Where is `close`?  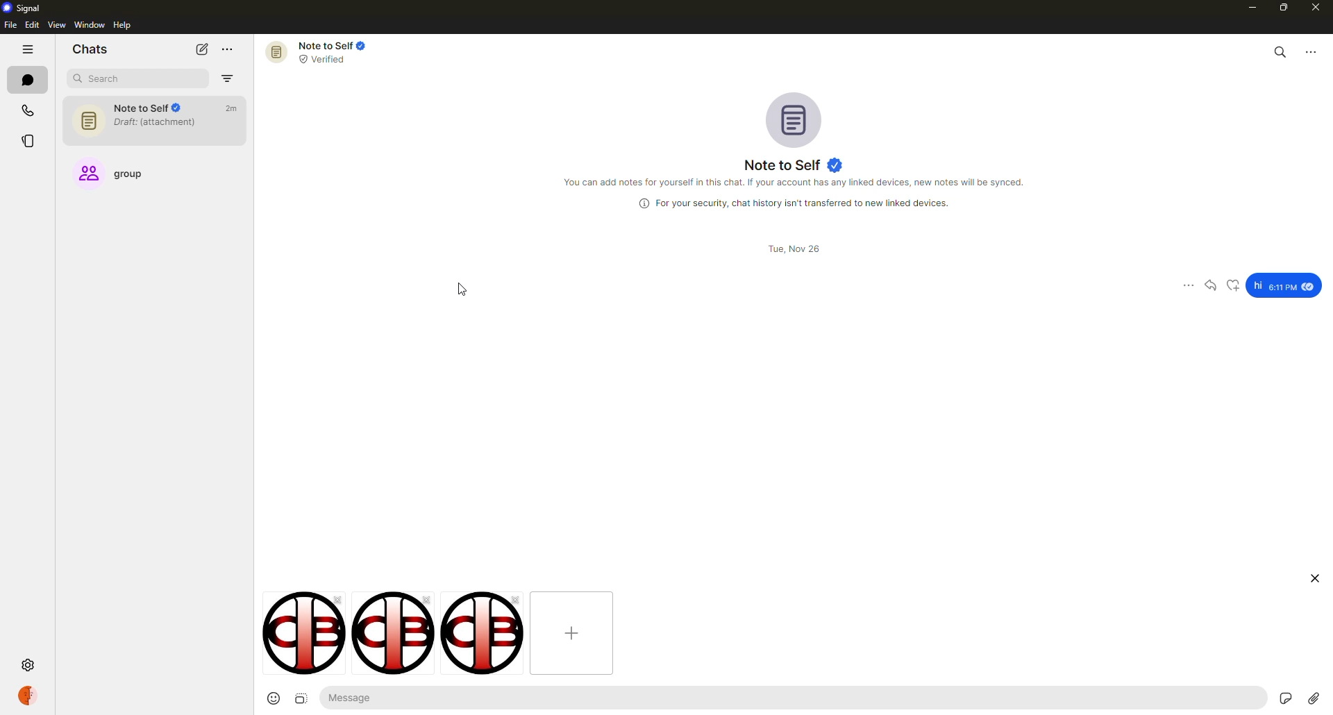
close is located at coordinates (521, 600).